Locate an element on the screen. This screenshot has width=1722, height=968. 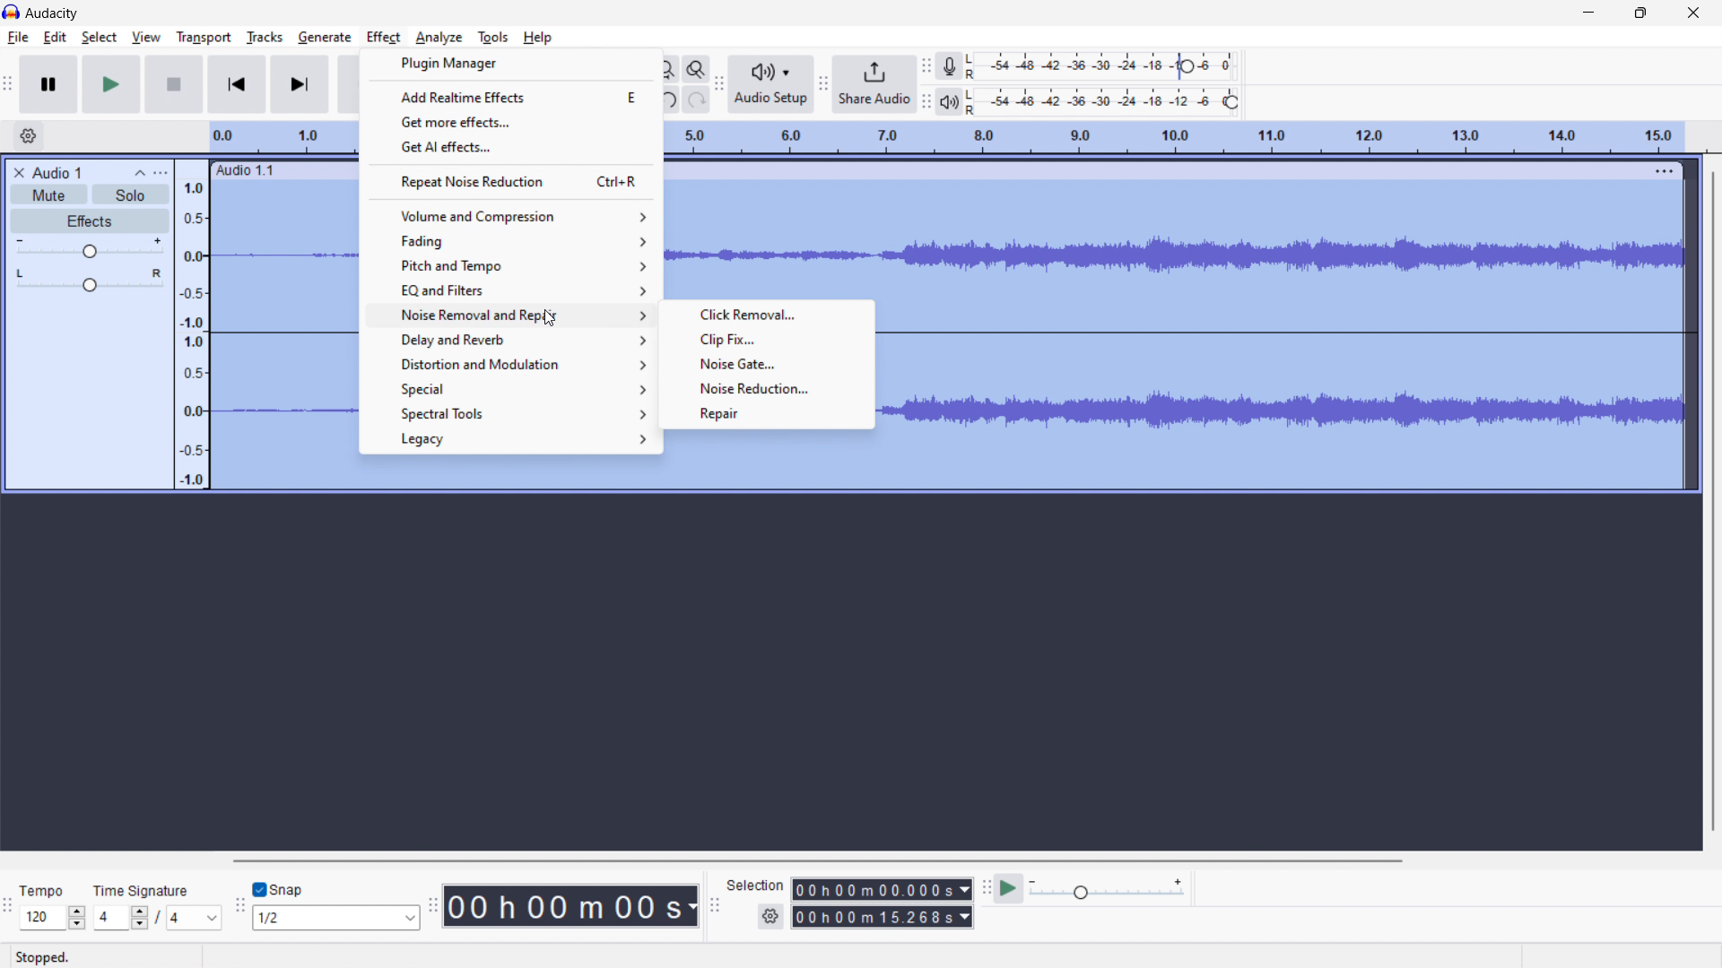
set tempo is located at coordinates (53, 904).